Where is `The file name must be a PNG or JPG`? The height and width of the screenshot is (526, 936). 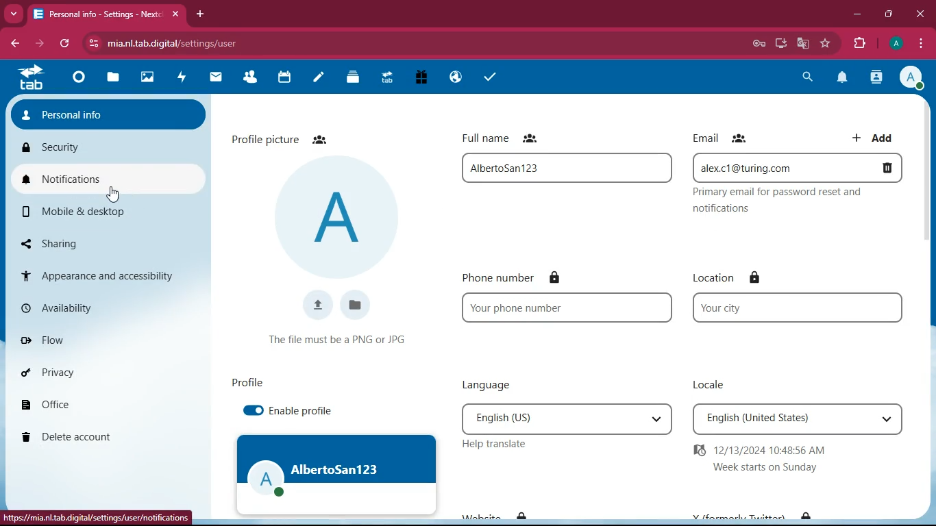
The file name must be a PNG or JPG is located at coordinates (341, 339).